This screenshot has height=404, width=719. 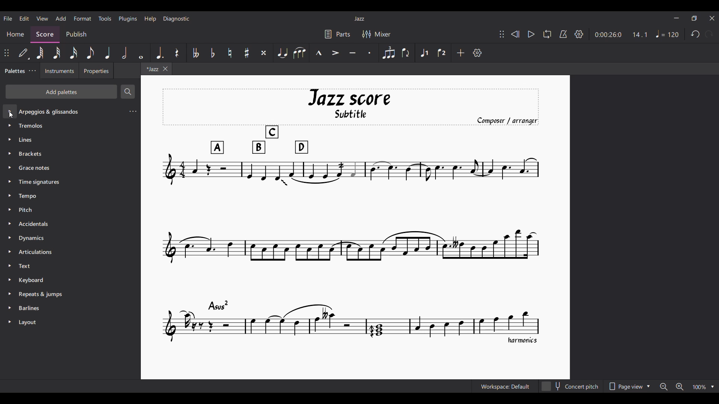 I want to click on Rewind, so click(x=515, y=34).